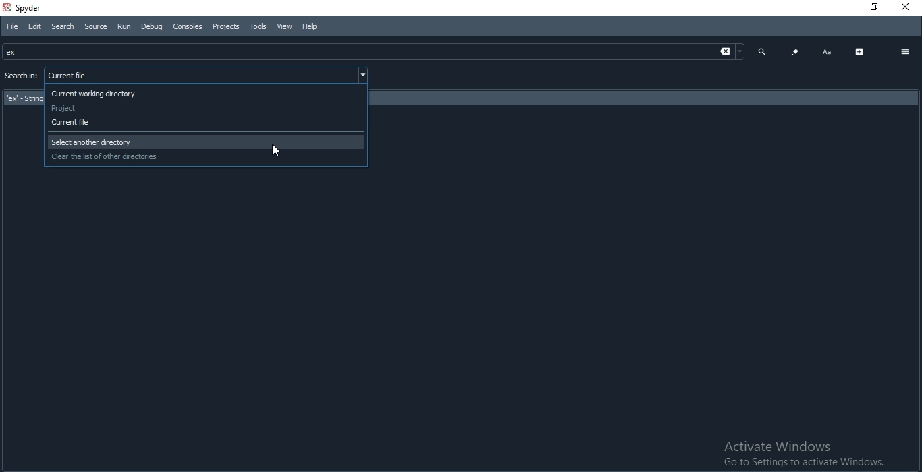  I want to click on Consoles, so click(188, 26).